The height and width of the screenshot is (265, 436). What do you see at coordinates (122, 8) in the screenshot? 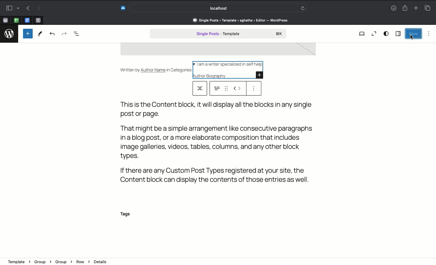
I see `Extensions` at bounding box center [122, 8].